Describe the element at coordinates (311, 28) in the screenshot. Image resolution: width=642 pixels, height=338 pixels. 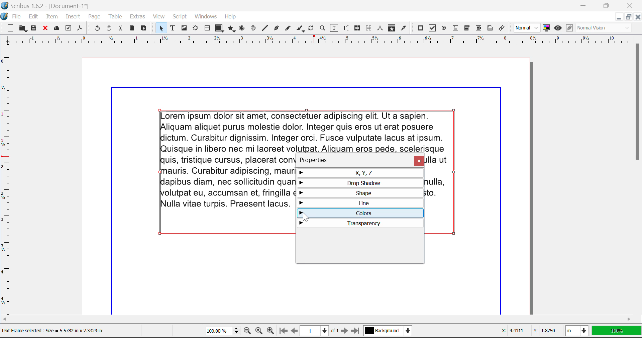
I see `Rotate` at that location.